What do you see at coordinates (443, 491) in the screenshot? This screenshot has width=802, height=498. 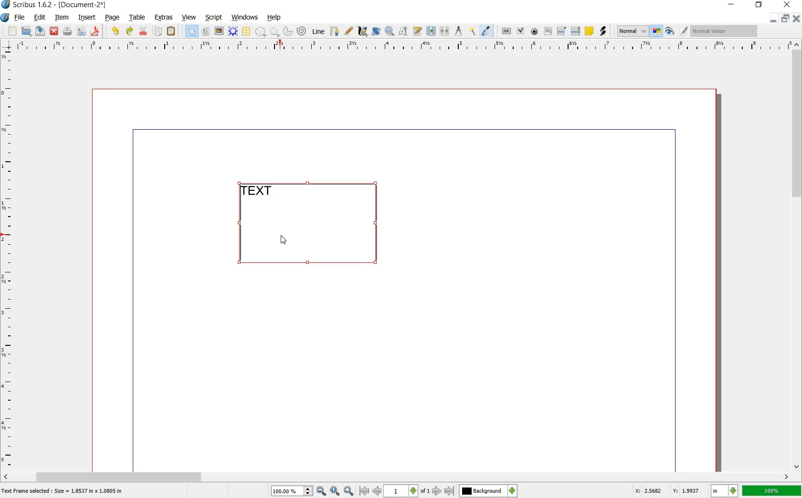 I see `go to next or last page` at bounding box center [443, 491].